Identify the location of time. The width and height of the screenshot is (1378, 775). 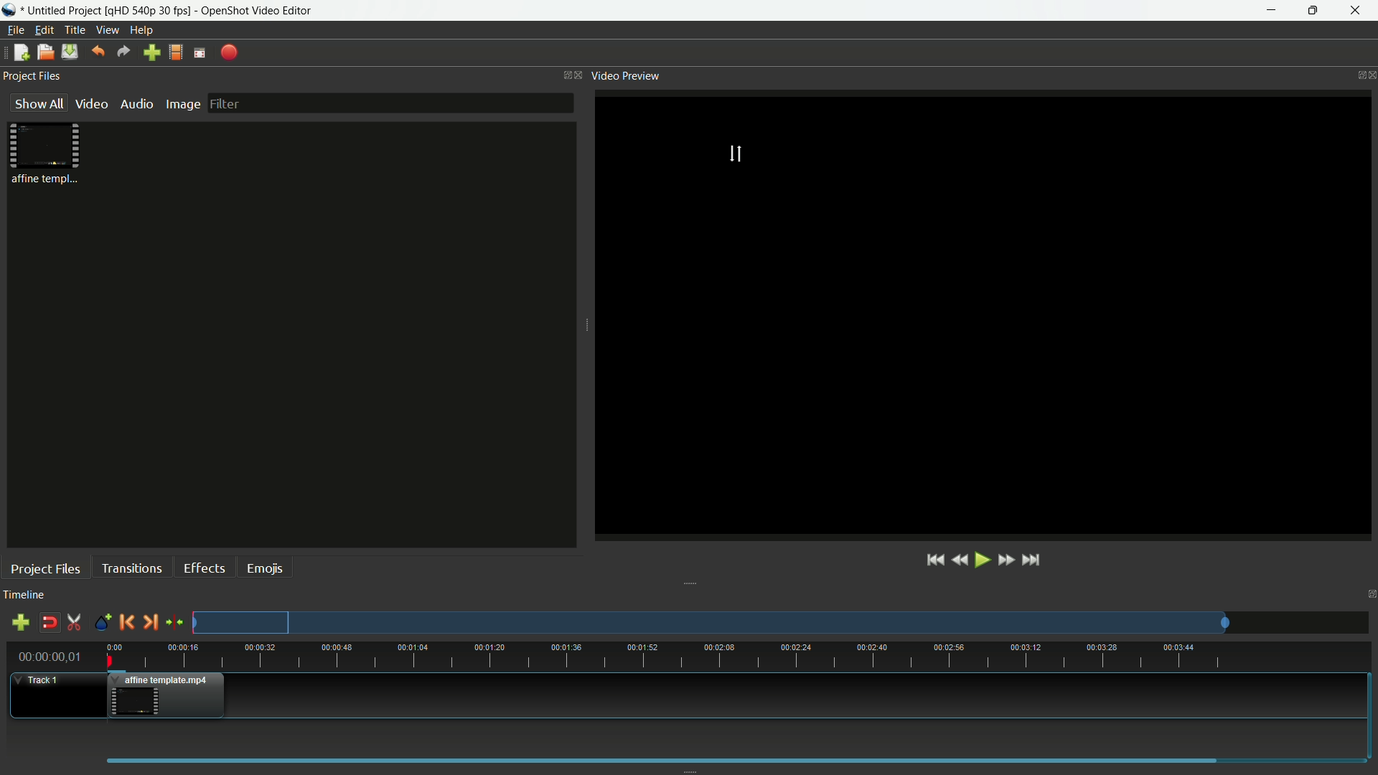
(739, 654).